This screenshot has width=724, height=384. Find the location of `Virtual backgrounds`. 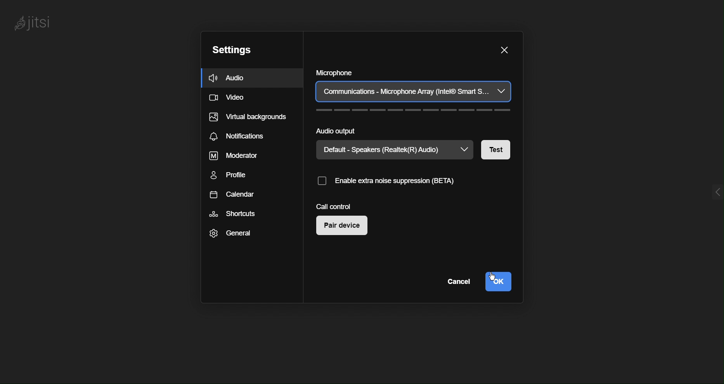

Virtual backgrounds is located at coordinates (248, 118).